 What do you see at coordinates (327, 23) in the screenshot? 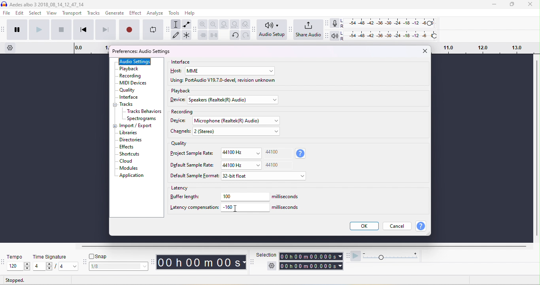
I see `audacity audio meter toolbar` at bounding box center [327, 23].